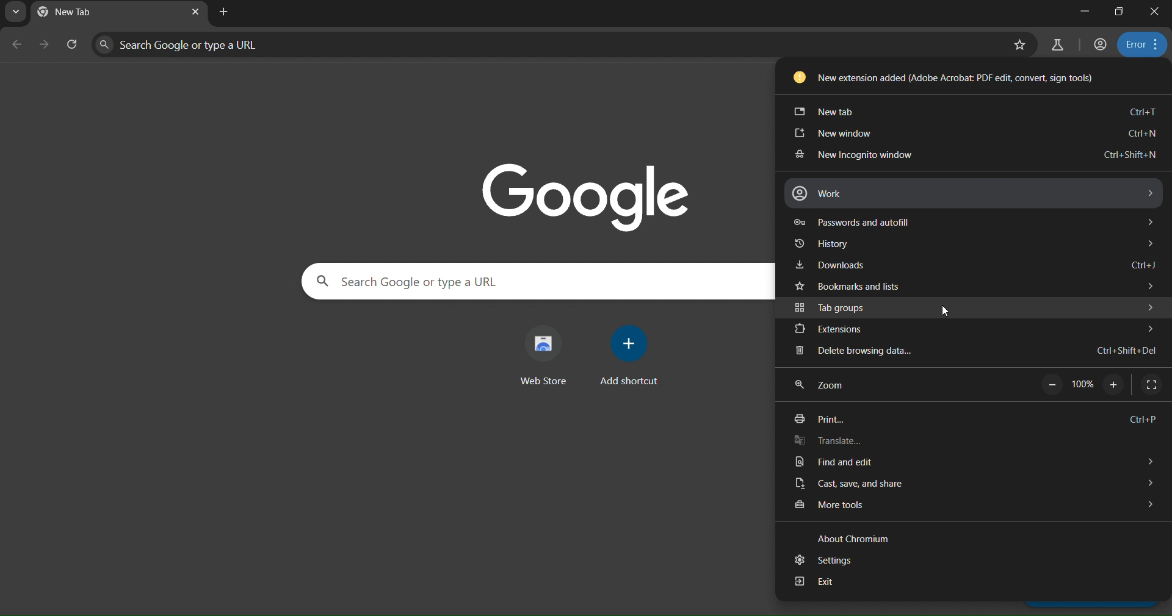  I want to click on settings, so click(975, 560).